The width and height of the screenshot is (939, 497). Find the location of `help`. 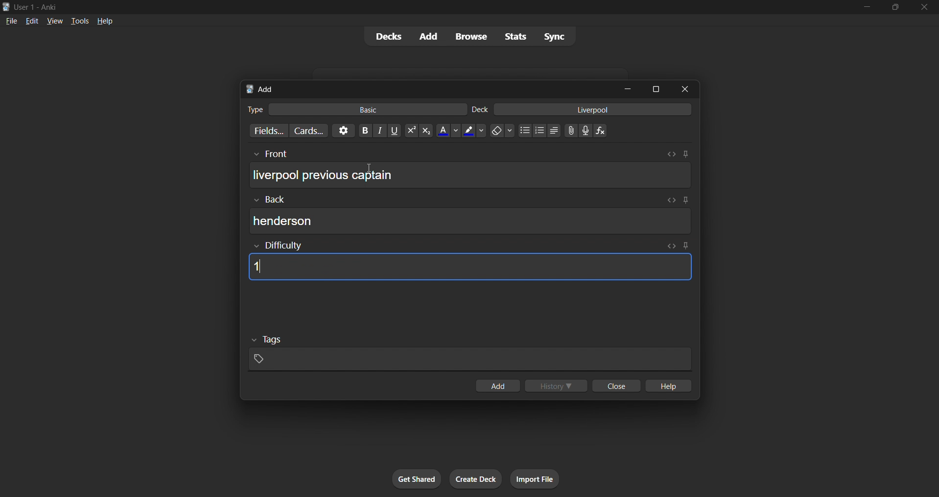

help is located at coordinates (106, 20).